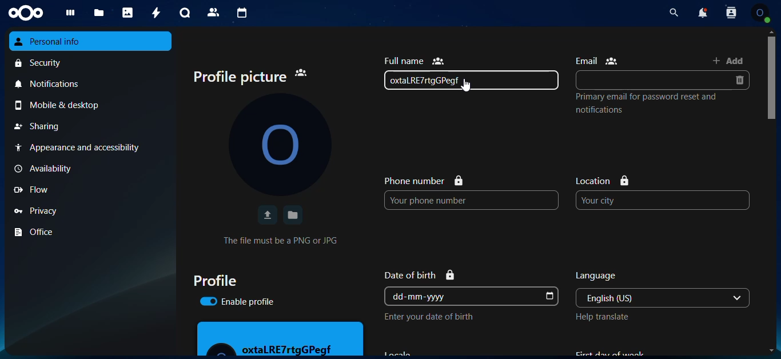 This screenshot has width=781, height=359. Describe the element at coordinates (597, 61) in the screenshot. I see `email` at that location.